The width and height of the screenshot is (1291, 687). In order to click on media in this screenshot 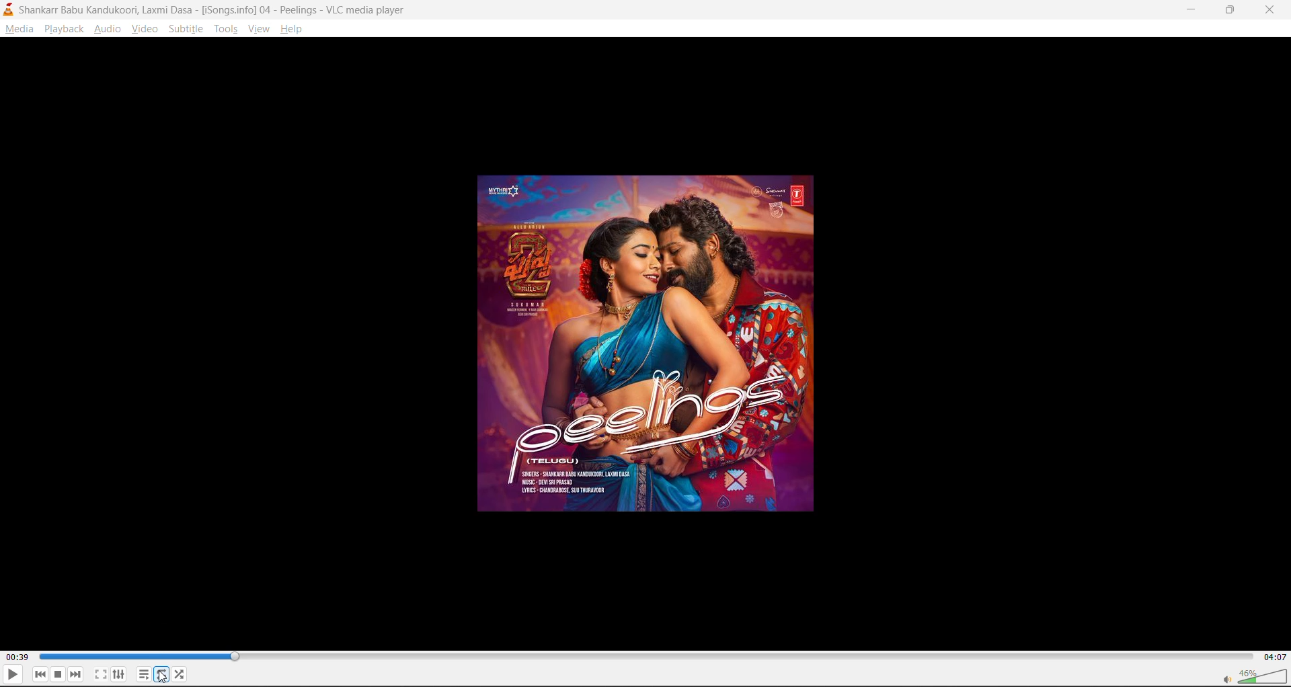, I will do `click(19, 30)`.